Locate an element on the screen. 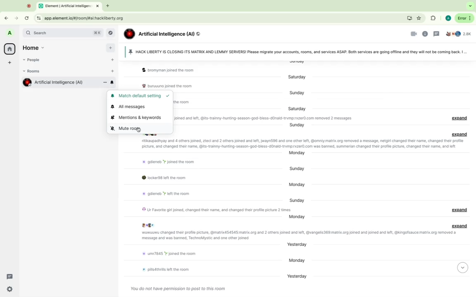 This screenshot has width=476, height=297. Day is located at coordinates (298, 125).